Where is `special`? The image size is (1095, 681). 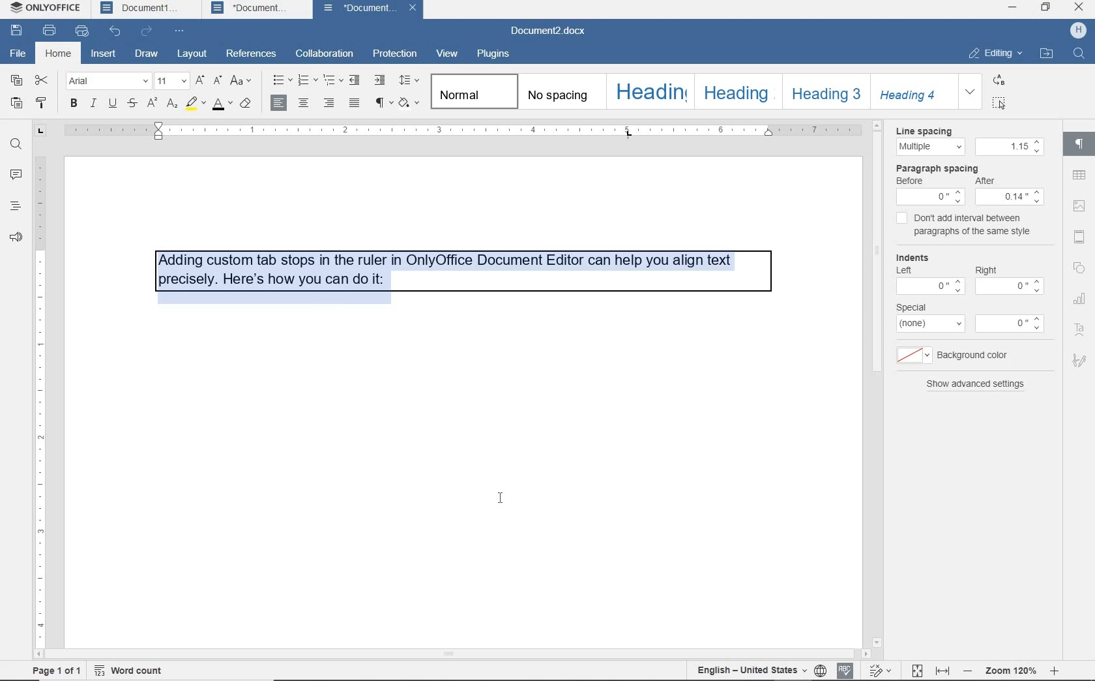 special is located at coordinates (916, 307).